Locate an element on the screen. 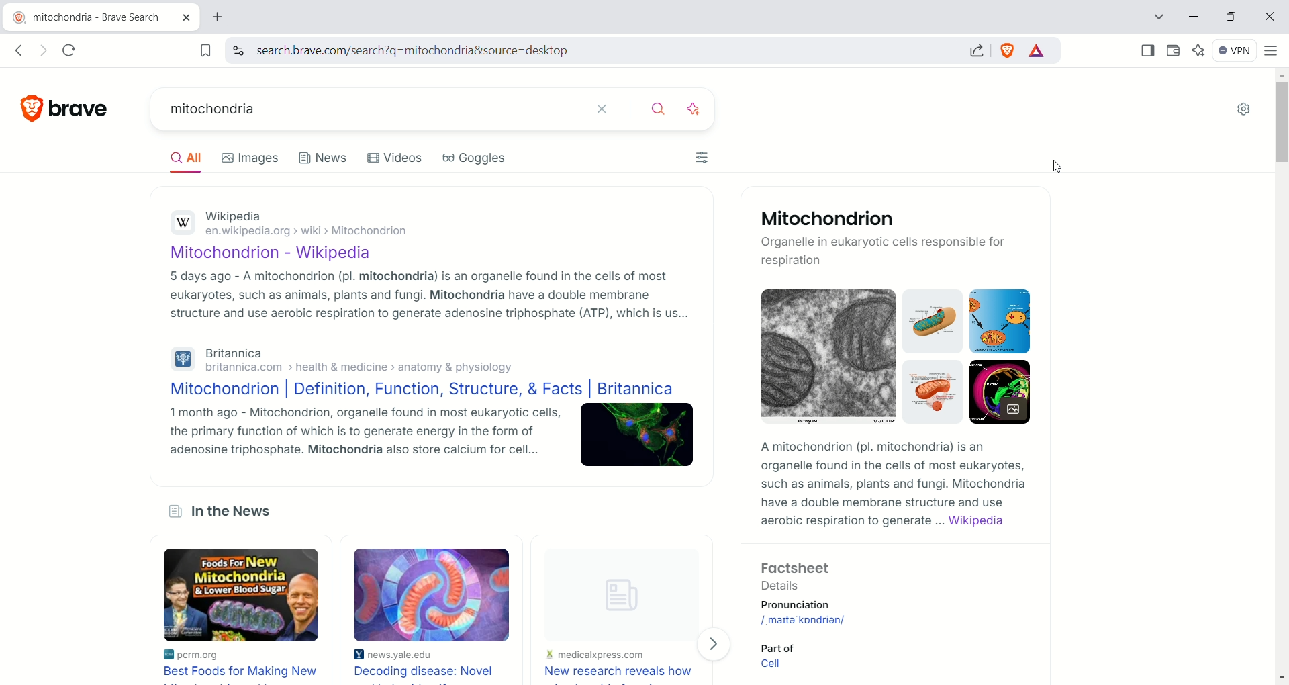  new tab is located at coordinates (228, 16).